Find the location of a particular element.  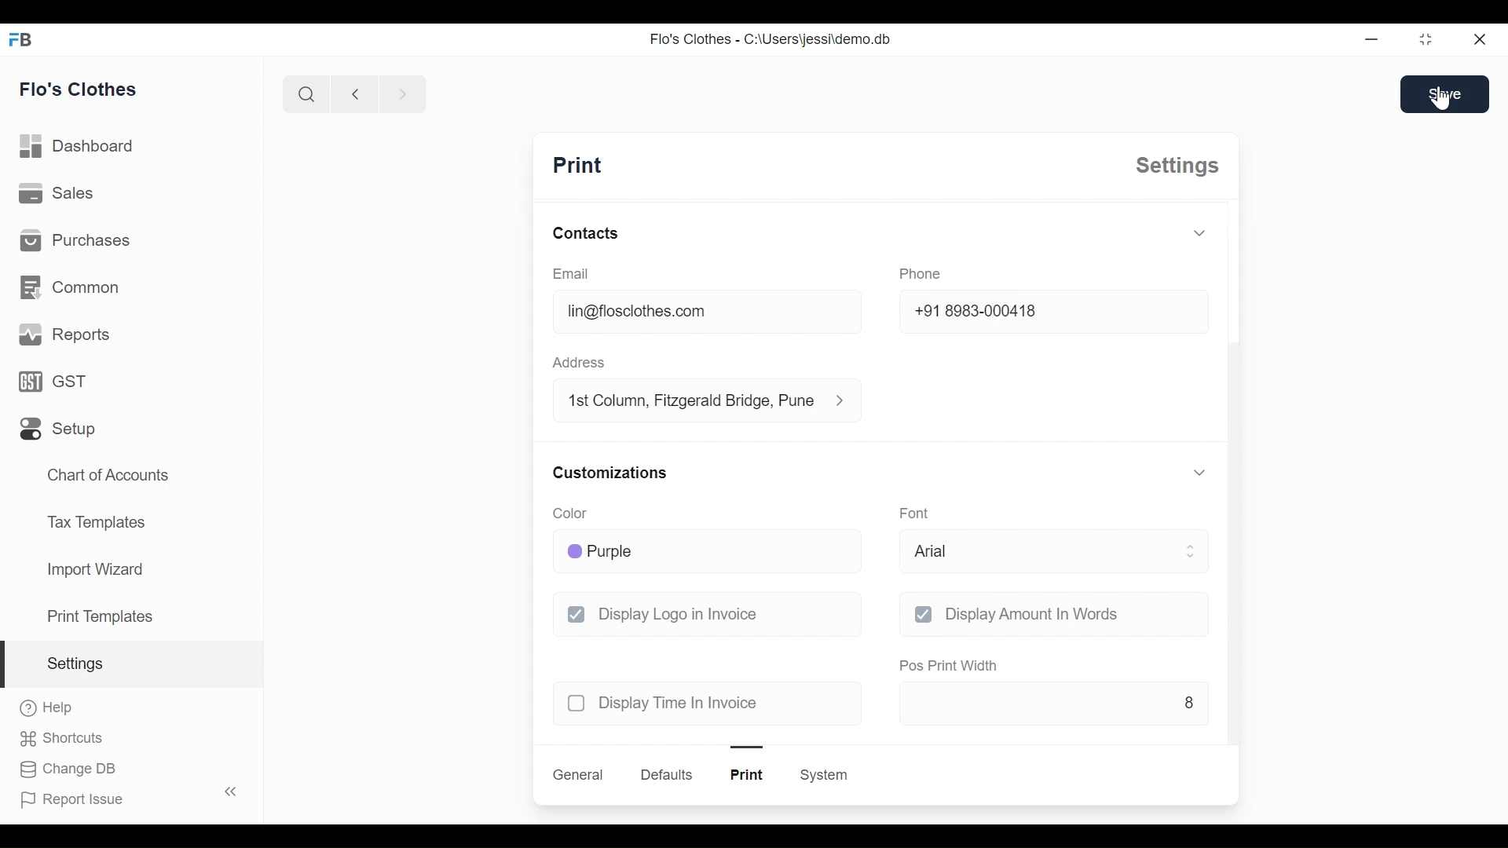

help is located at coordinates (47, 707).